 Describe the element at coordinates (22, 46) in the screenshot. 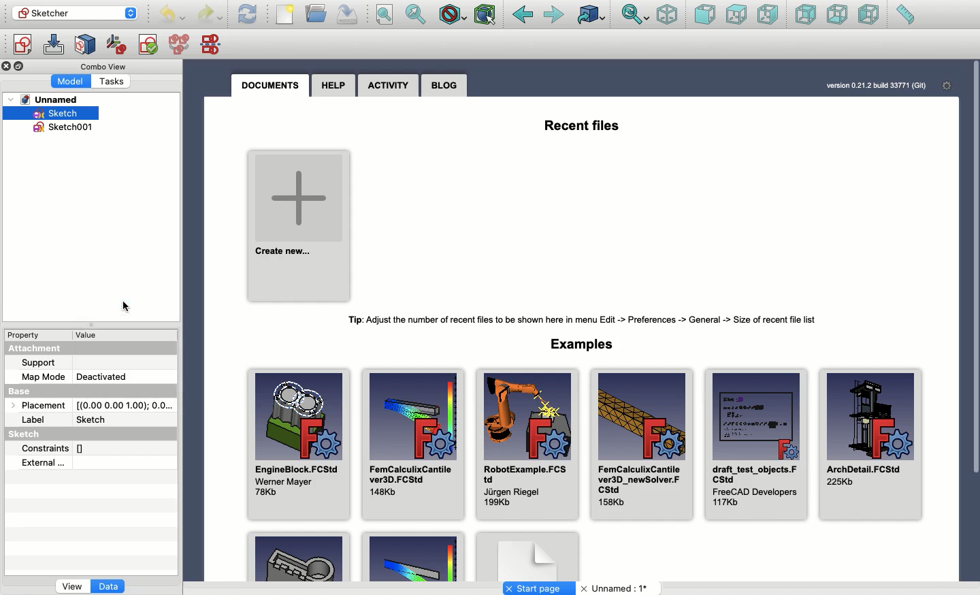

I see `Create sketch ` at that location.